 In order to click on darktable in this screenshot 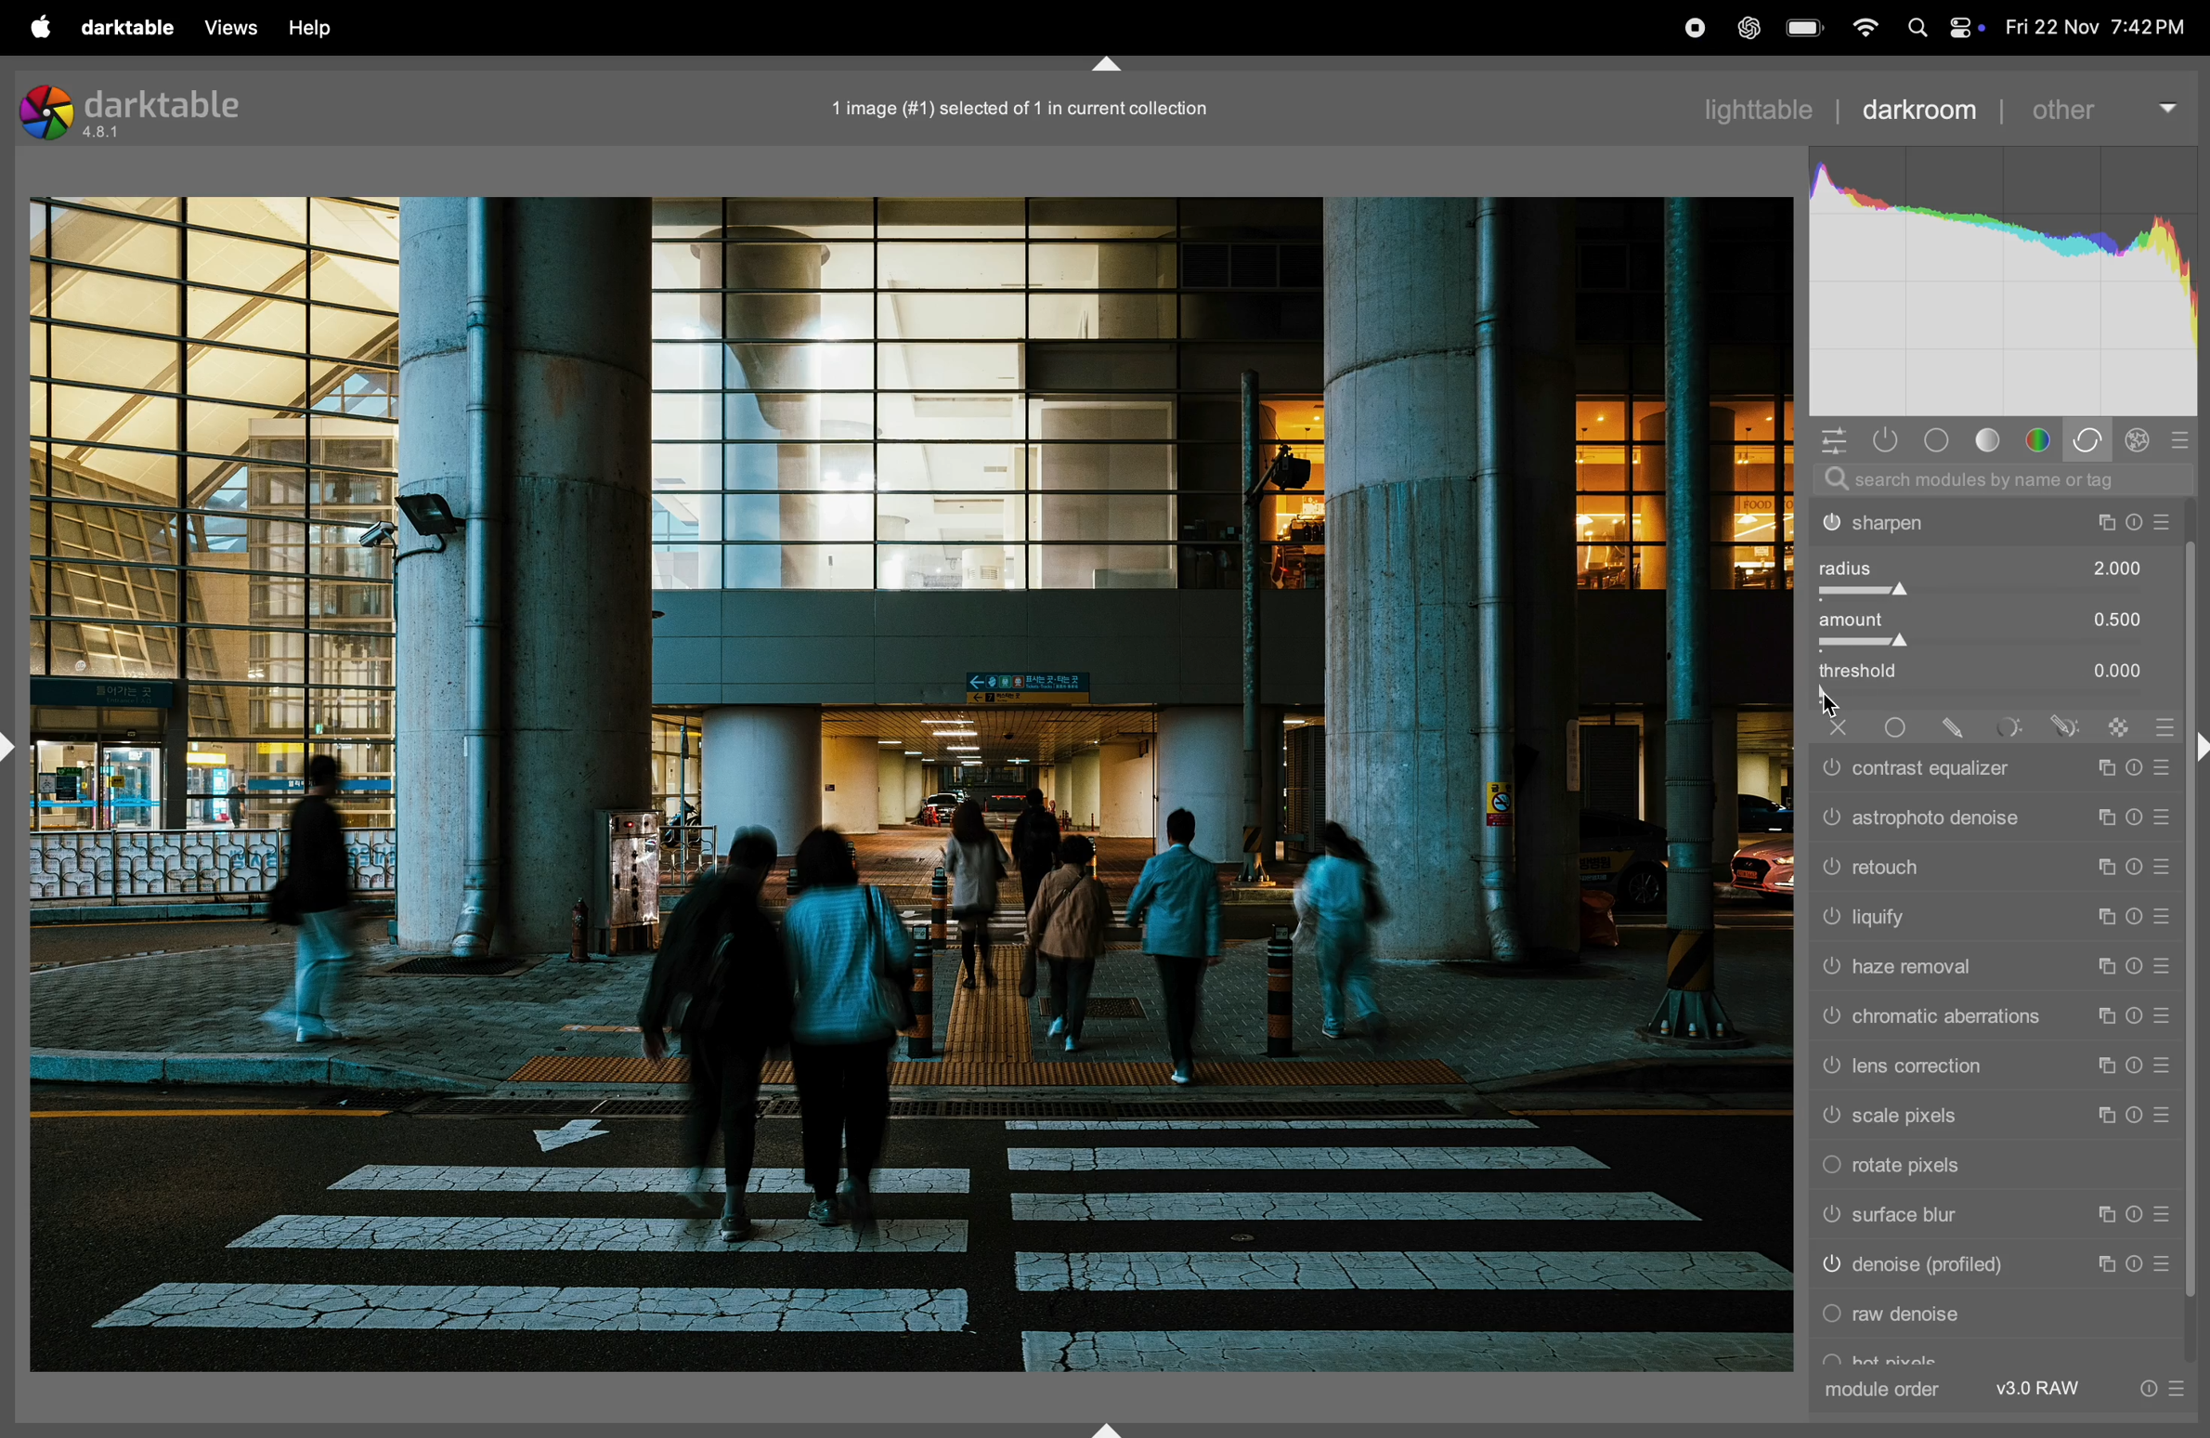, I will do `click(141, 110)`.